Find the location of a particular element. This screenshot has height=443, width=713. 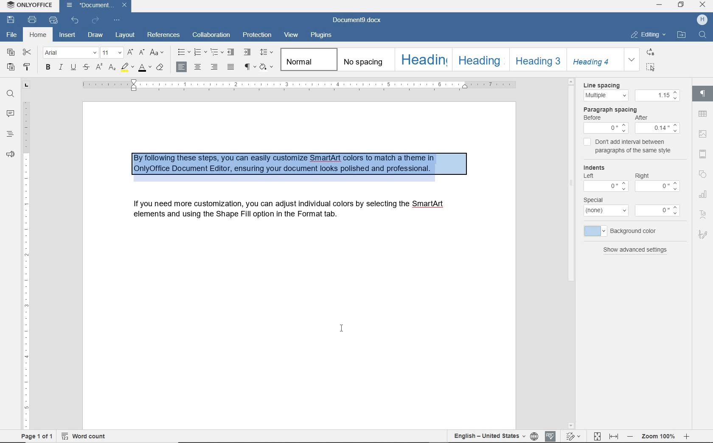

show advanced settings is located at coordinates (636, 250).